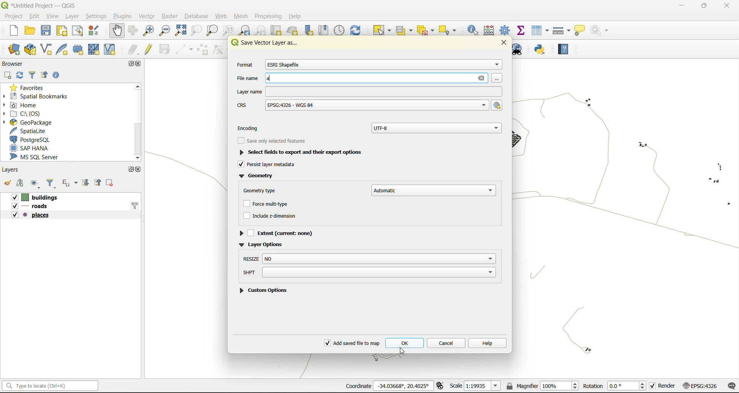 The width and height of the screenshot is (739, 393). Describe the element at coordinates (183, 49) in the screenshot. I see `digitize` at that location.